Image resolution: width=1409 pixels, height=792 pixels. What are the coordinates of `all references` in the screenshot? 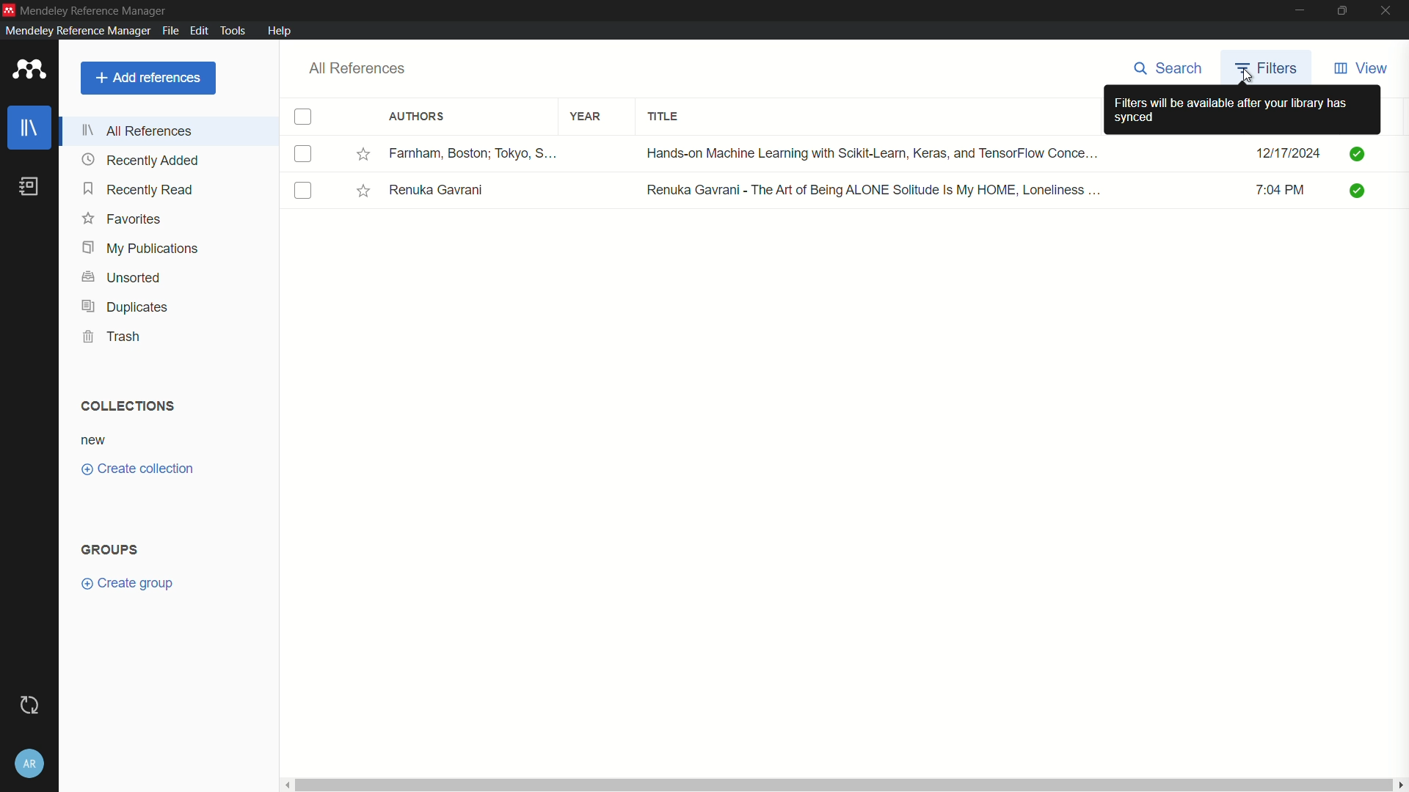 It's located at (358, 68).